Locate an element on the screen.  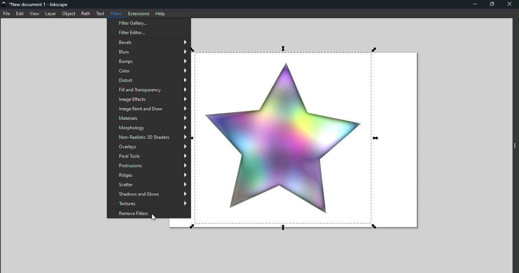
Object is located at coordinates (69, 14).